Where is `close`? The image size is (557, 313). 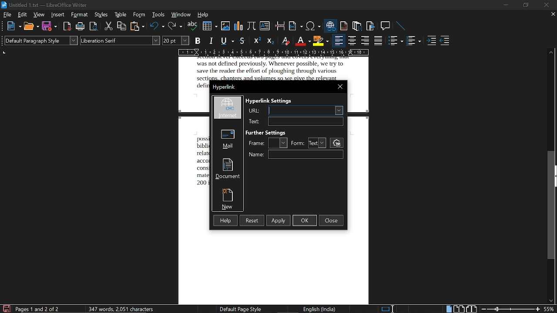 close is located at coordinates (545, 5).